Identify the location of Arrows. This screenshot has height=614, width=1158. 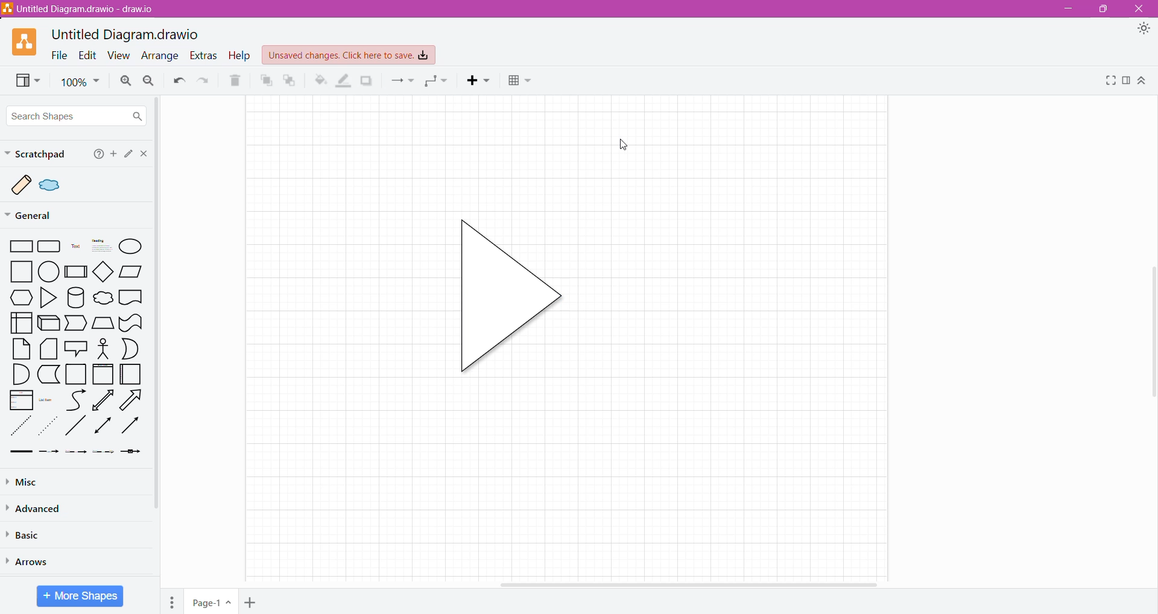
(40, 562).